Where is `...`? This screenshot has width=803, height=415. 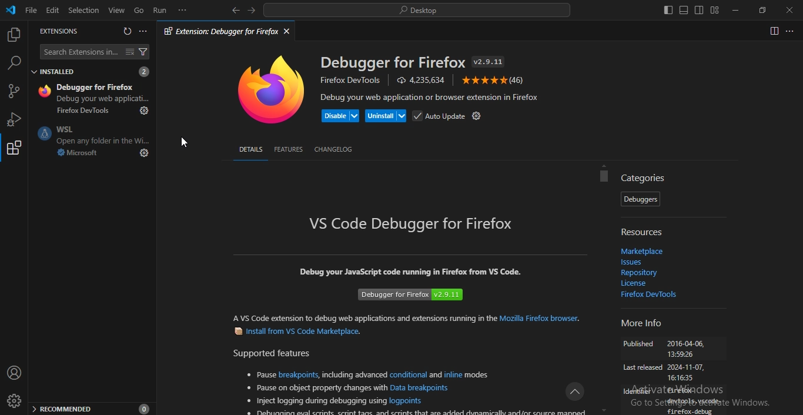 ... is located at coordinates (182, 11).